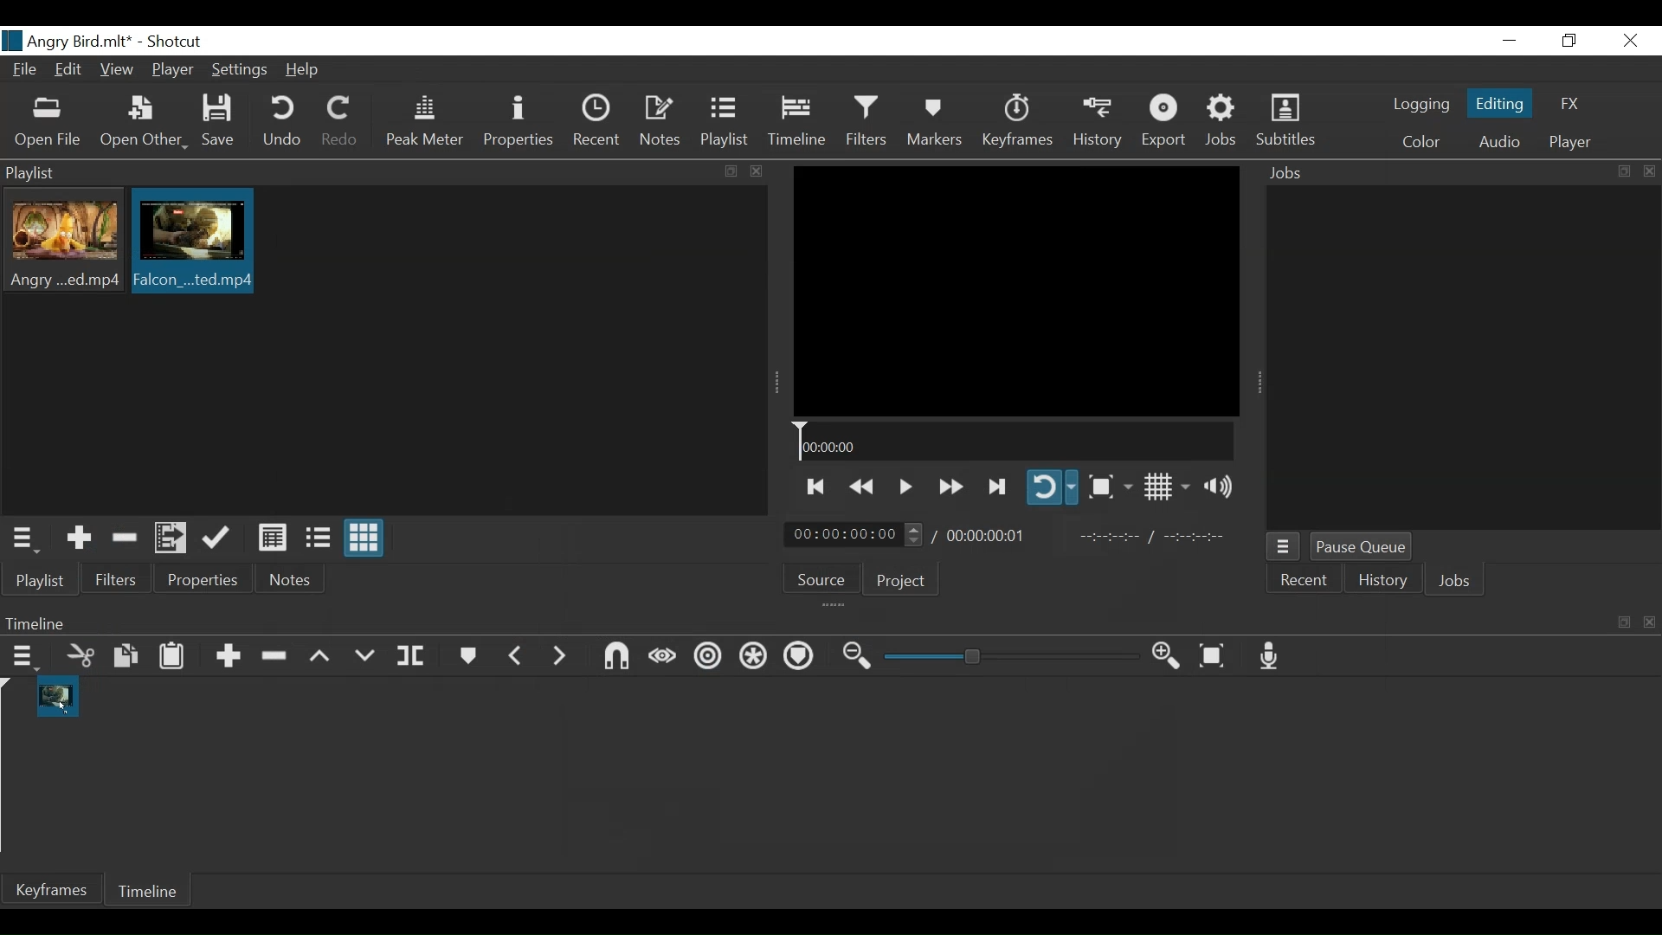 This screenshot has width=1662, height=935. What do you see at coordinates (1159, 537) in the screenshot?
I see `In point` at bounding box center [1159, 537].